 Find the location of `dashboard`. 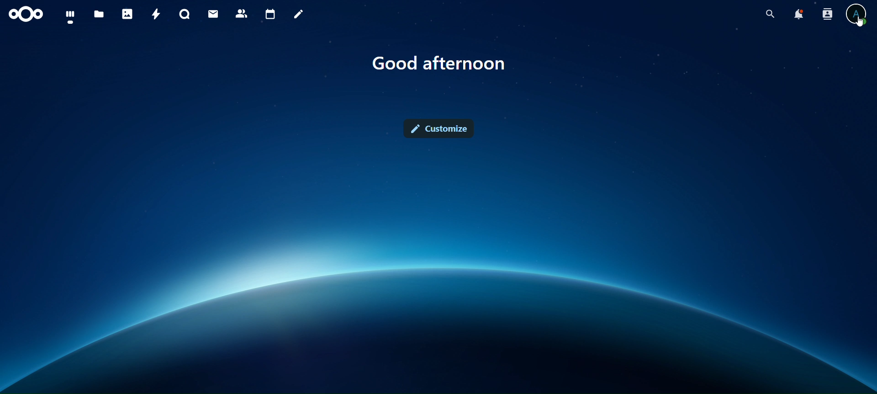

dashboard is located at coordinates (70, 16).